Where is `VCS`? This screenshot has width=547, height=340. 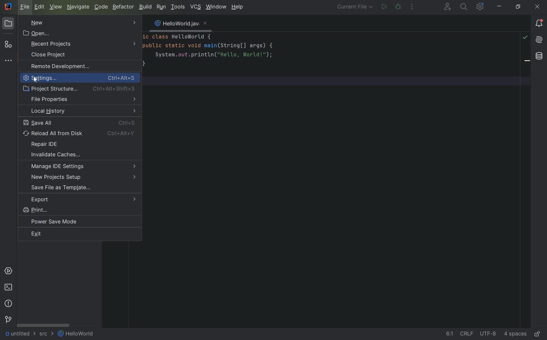 VCS is located at coordinates (195, 7).